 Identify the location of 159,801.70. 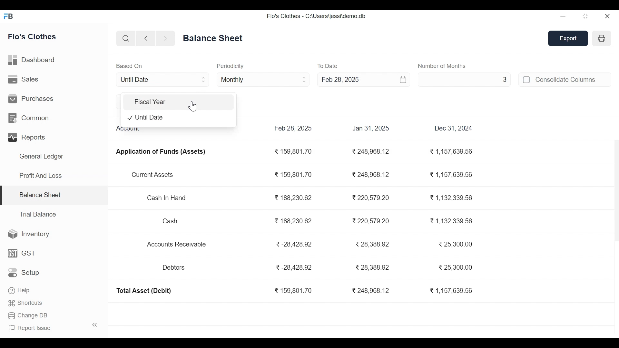
(293, 291).